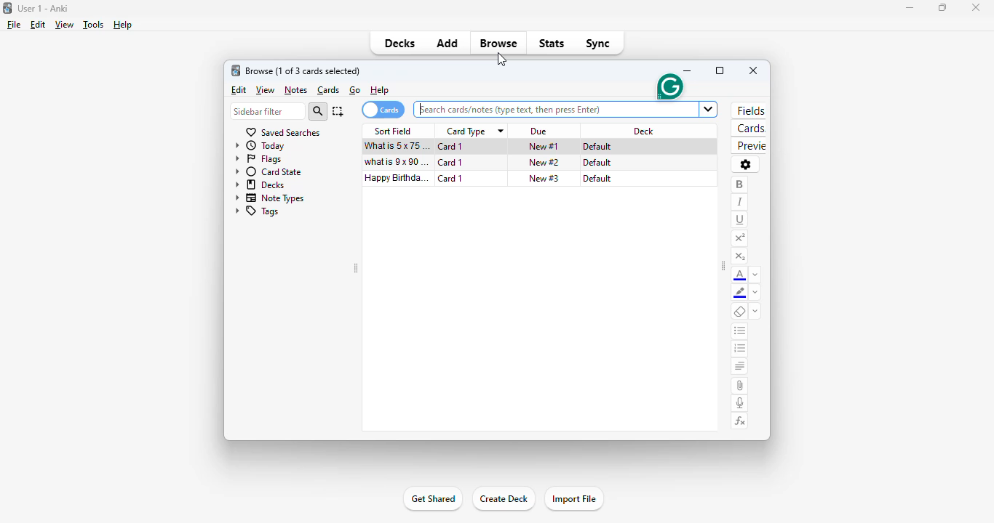 The width and height of the screenshot is (994, 523). What do you see at coordinates (261, 146) in the screenshot?
I see `today` at bounding box center [261, 146].